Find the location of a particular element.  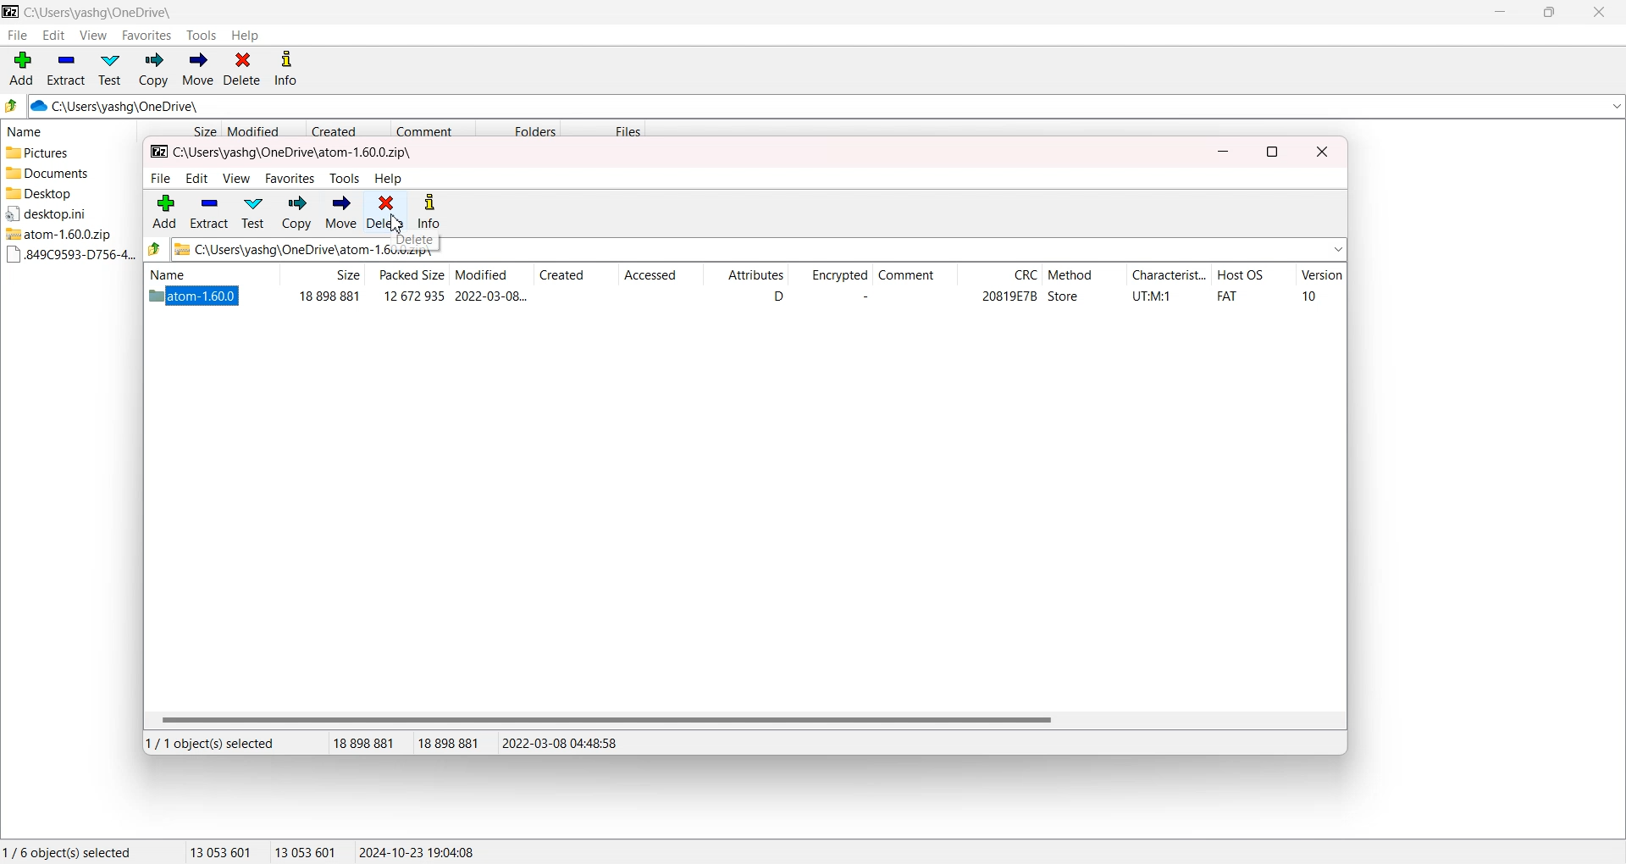

Created is located at coordinates (576, 276).